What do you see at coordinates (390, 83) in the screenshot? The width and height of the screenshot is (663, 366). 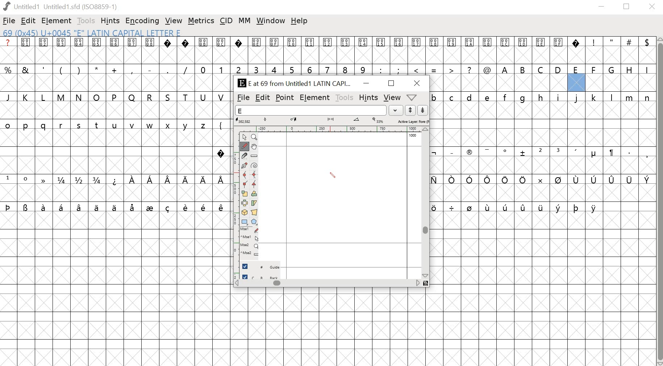 I see `Maximize` at bounding box center [390, 83].